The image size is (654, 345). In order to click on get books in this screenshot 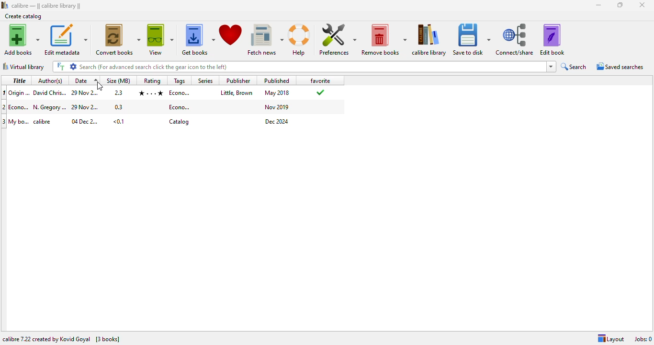, I will do `click(198, 40)`.